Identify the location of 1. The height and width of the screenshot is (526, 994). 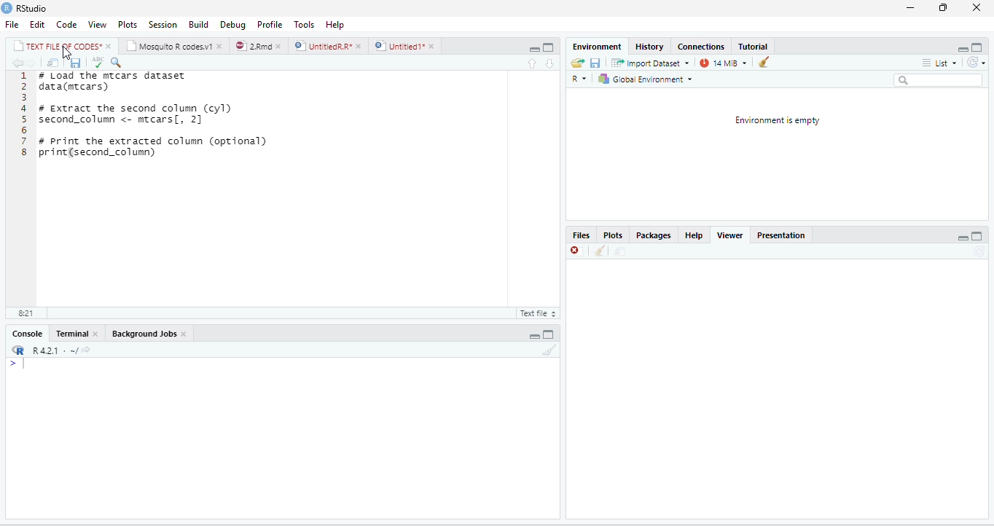
(24, 76).